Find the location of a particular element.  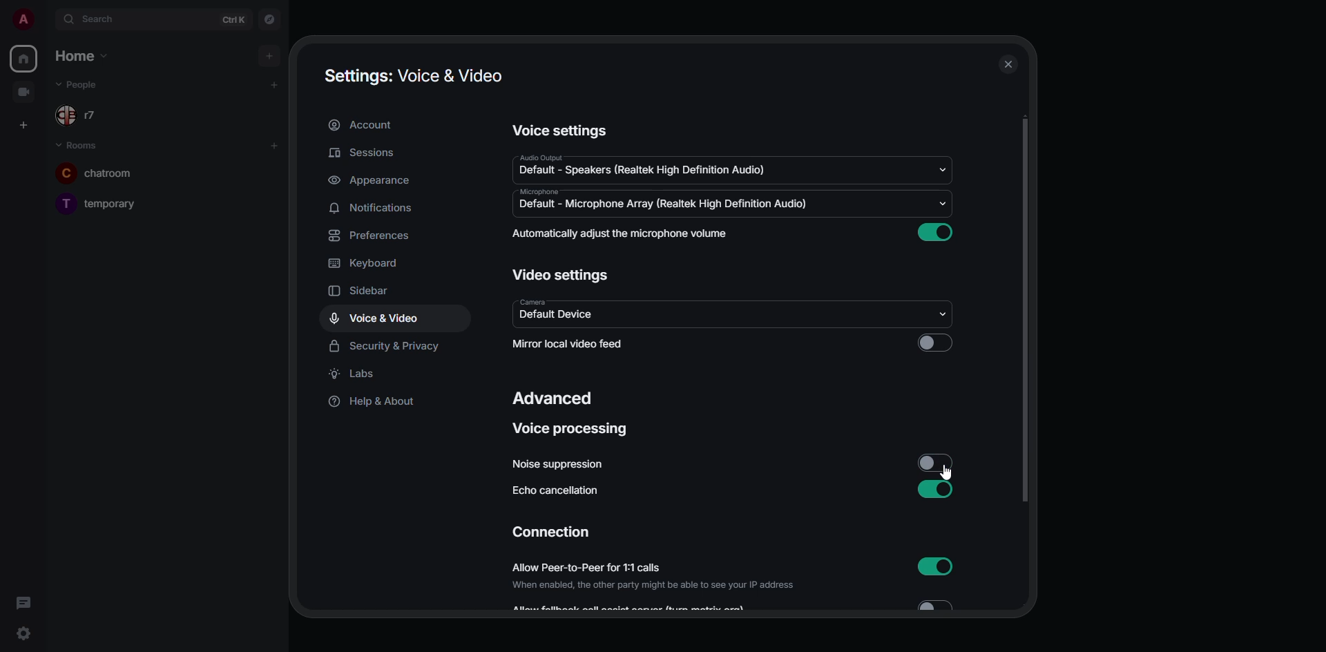

connection is located at coordinates (551, 532).